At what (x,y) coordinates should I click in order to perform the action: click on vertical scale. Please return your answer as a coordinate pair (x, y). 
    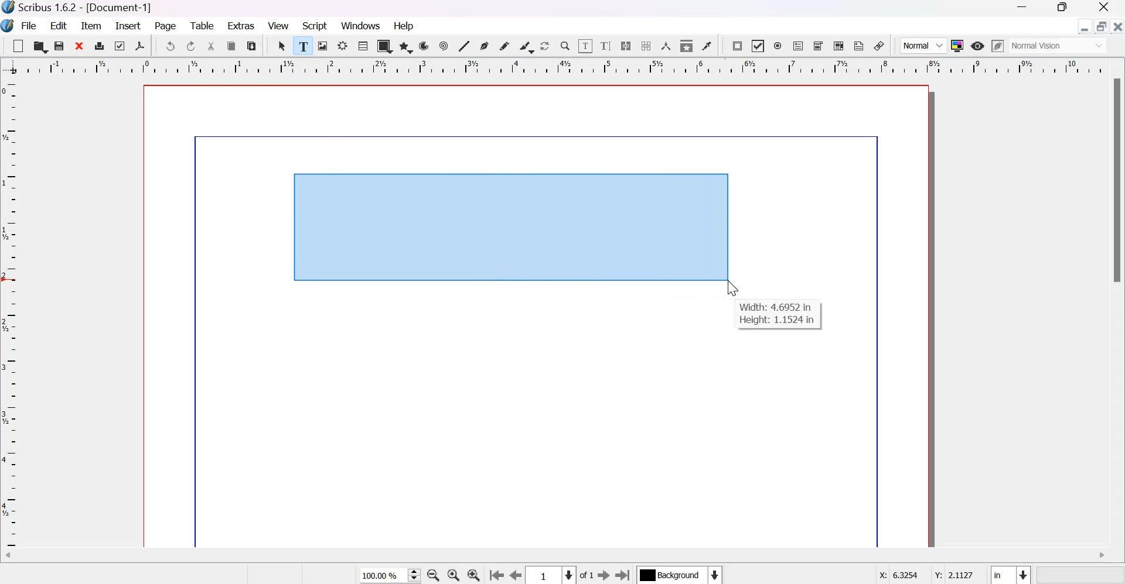
    Looking at the image, I should click on (13, 314).